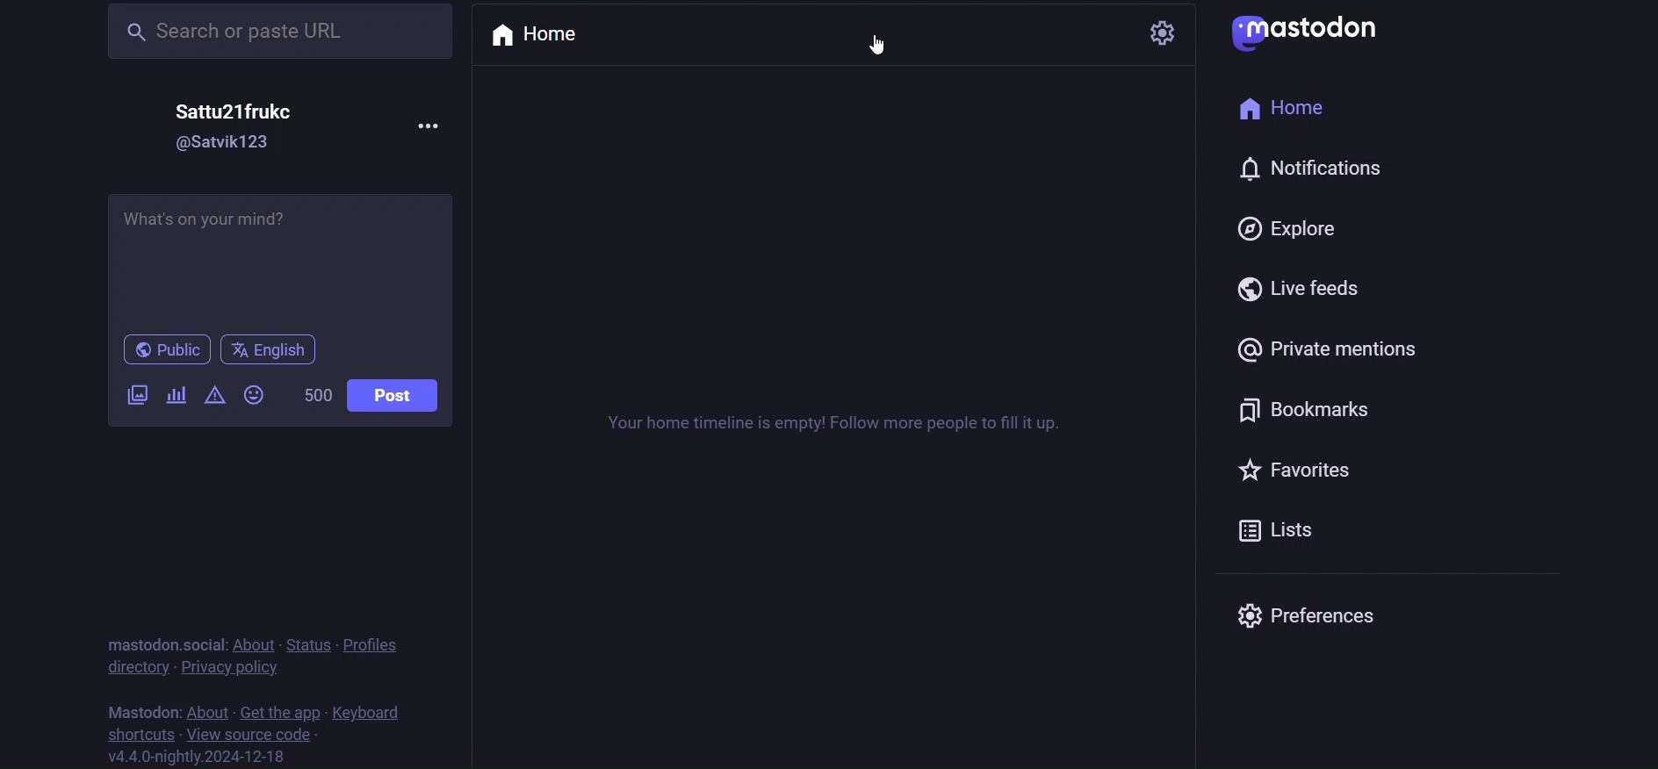 This screenshot has width=1658, height=769. I want to click on profiles, so click(371, 645).